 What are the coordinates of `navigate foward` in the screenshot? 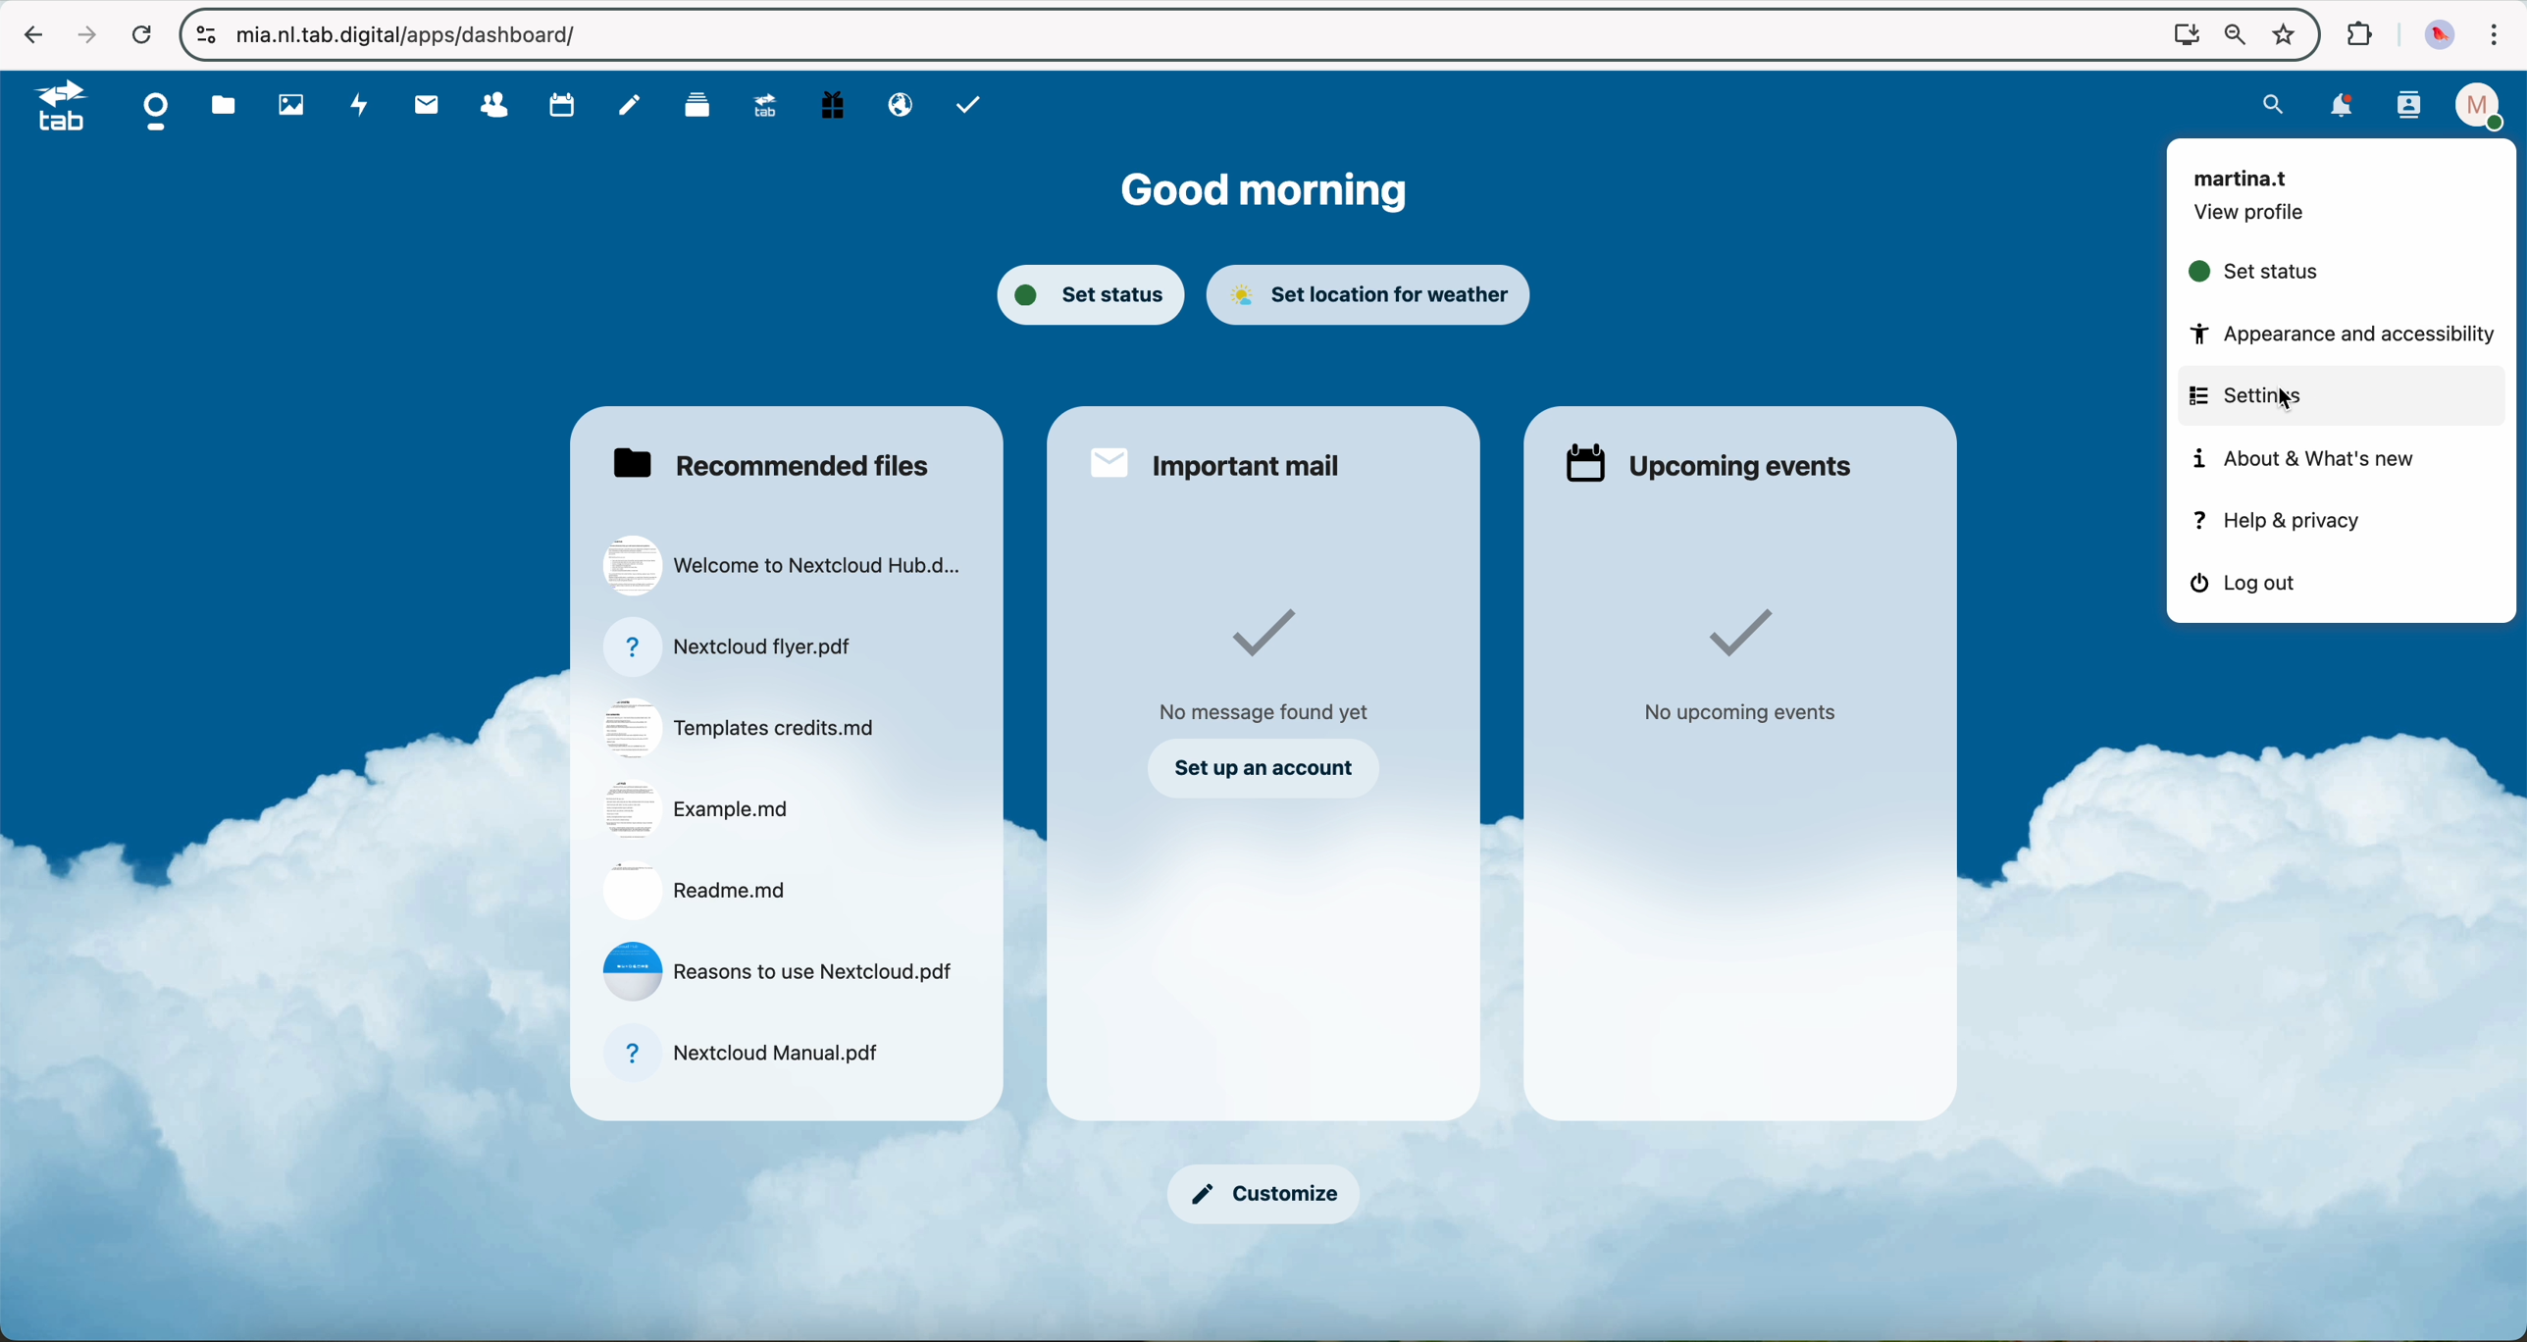 It's located at (80, 31).